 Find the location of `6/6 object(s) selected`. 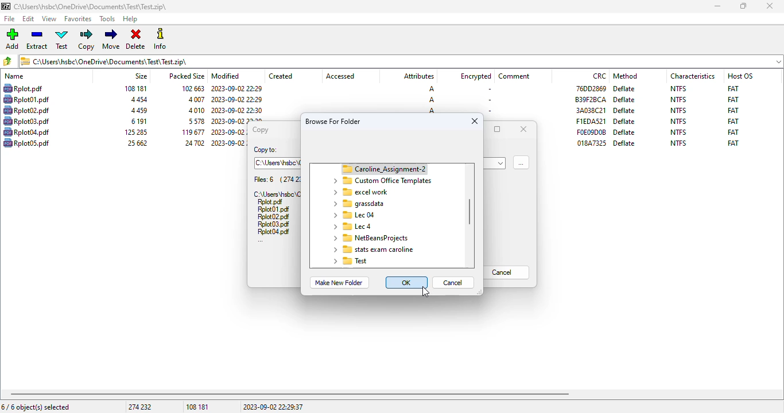

6/6 object(s) selected is located at coordinates (36, 407).